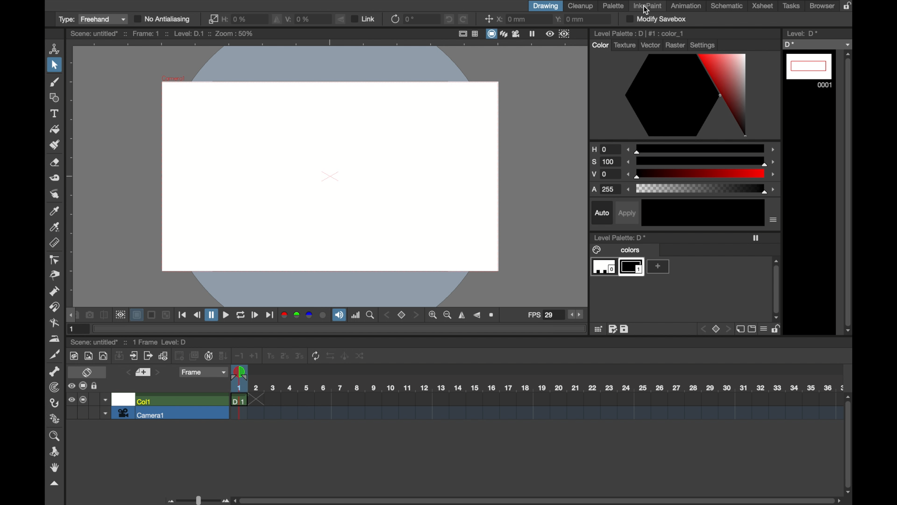 The height and width of the screenshot is (505, 897). I want to click on pump tool, so click(54, 291).